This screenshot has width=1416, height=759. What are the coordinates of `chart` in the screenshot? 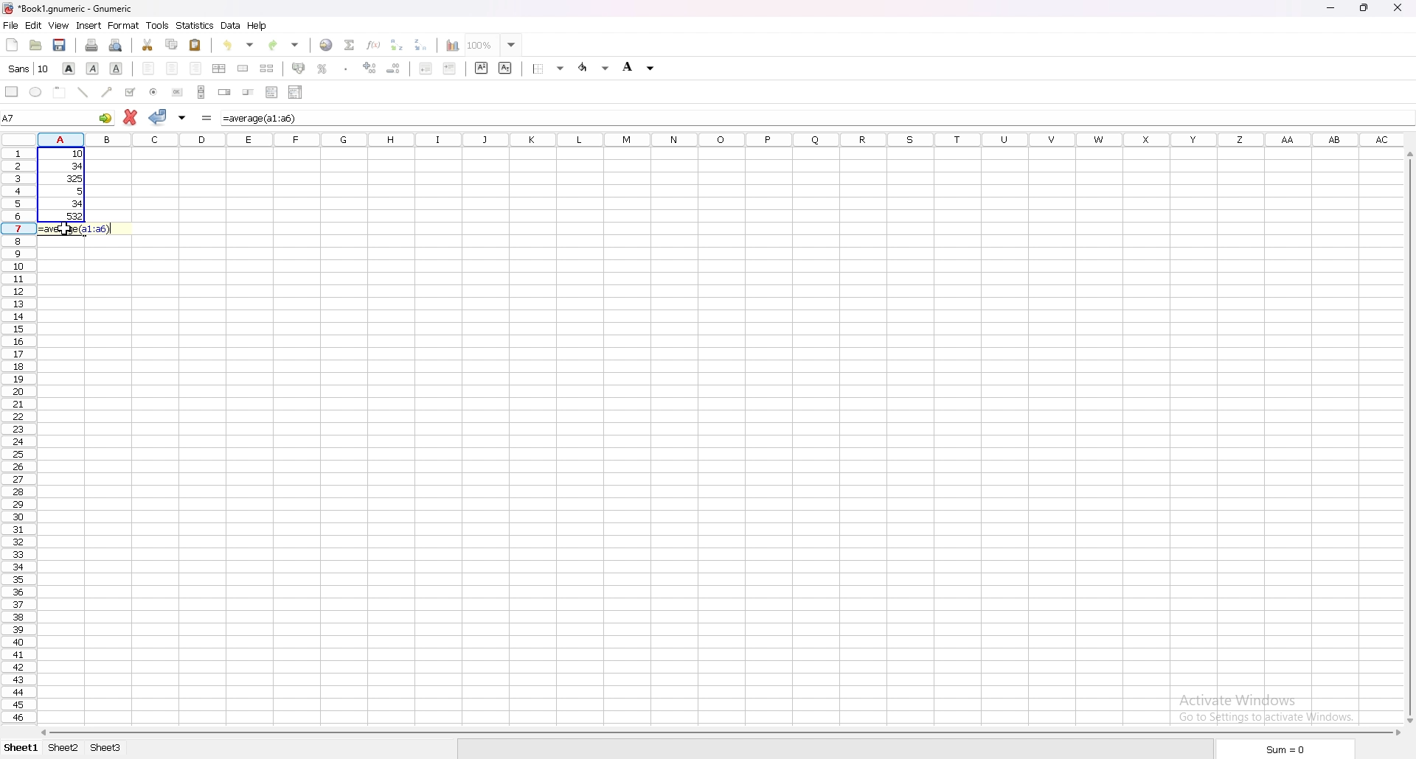 It's located at (453, 46).